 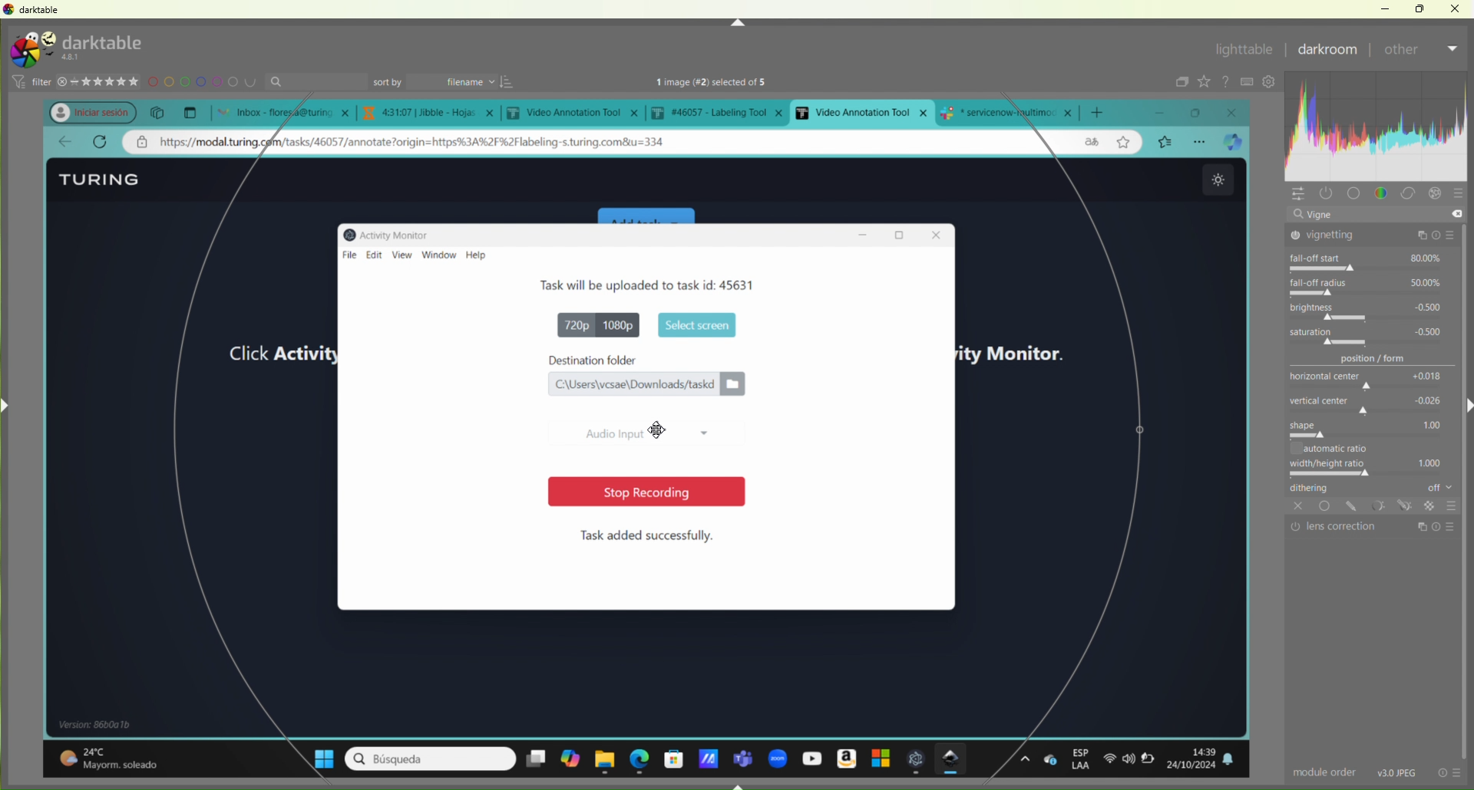 I want to click on file explorer, so click(x=606, y=759).